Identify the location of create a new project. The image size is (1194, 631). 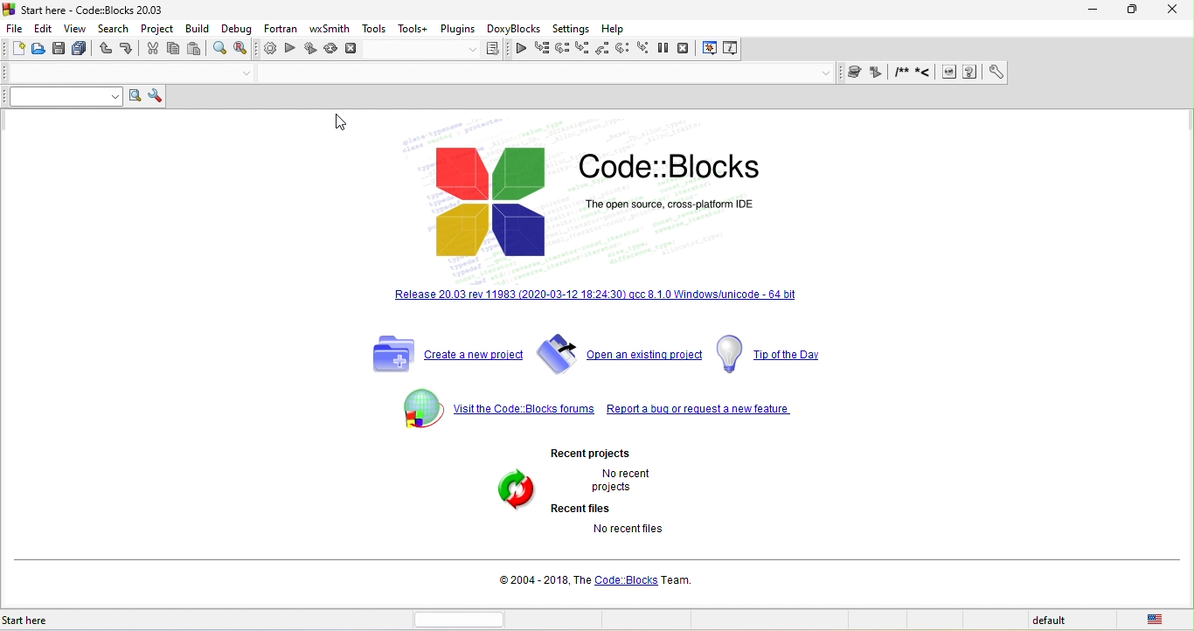
(440, 354).